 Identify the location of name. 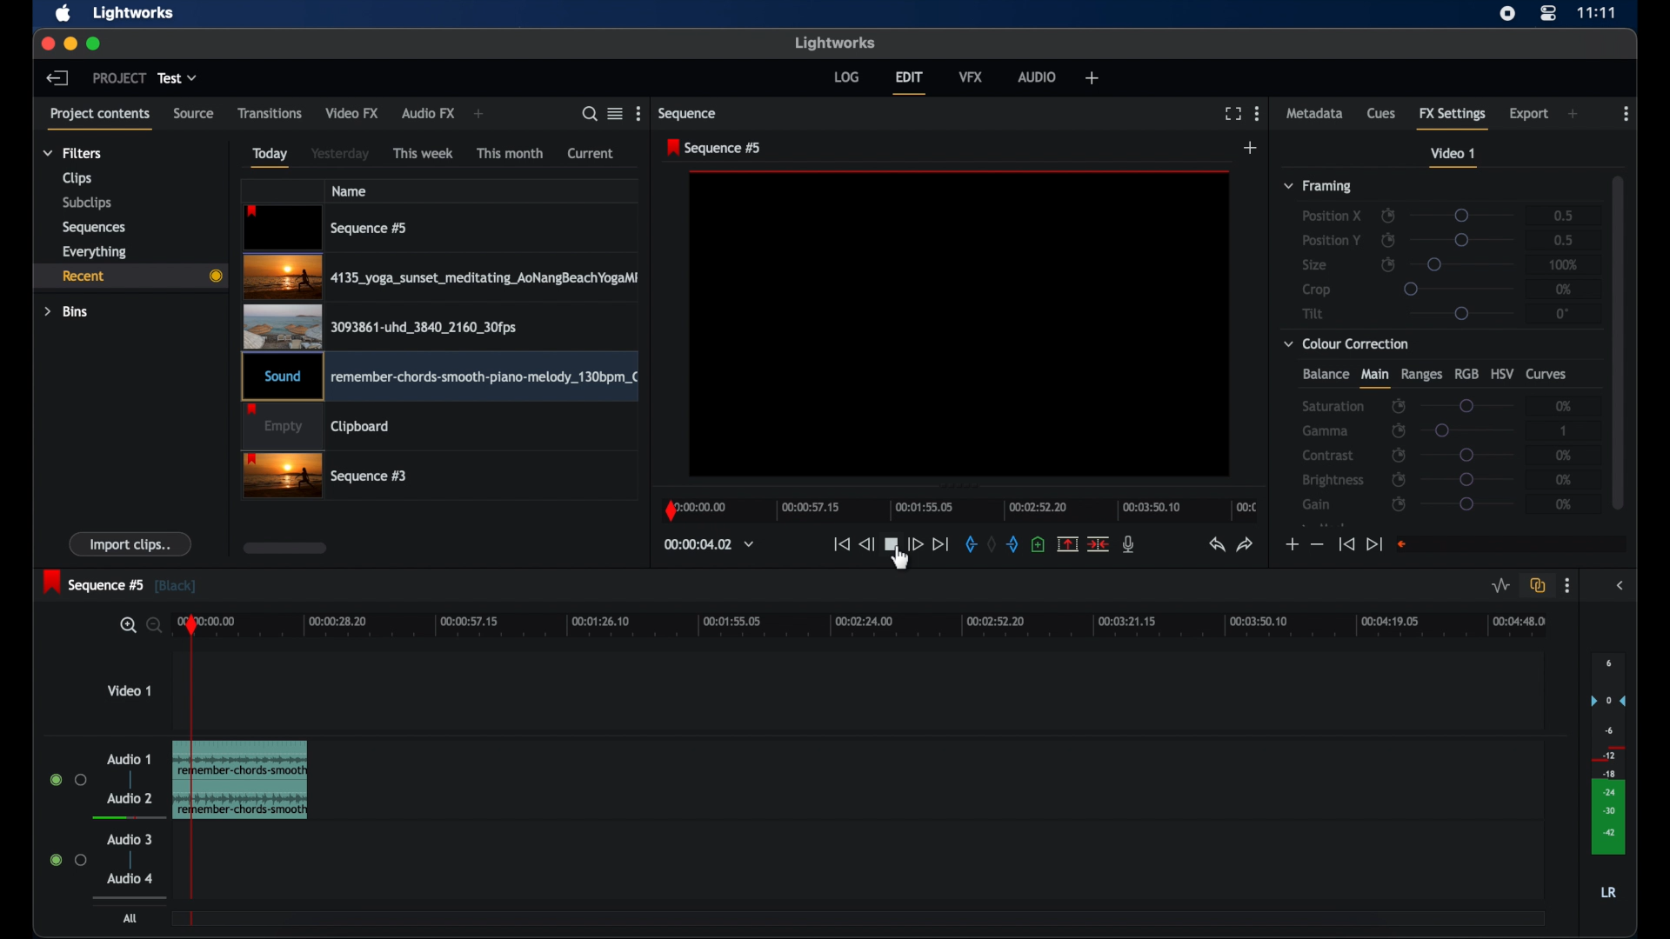
(349, 190).